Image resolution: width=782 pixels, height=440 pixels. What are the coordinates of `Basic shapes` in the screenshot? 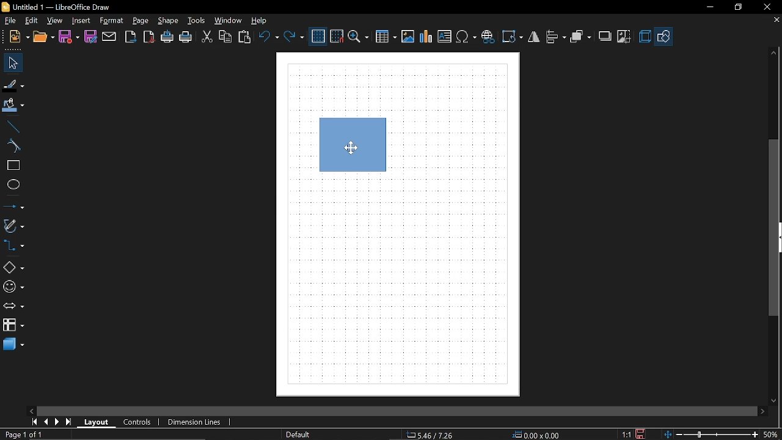 It's located at (663, 37).